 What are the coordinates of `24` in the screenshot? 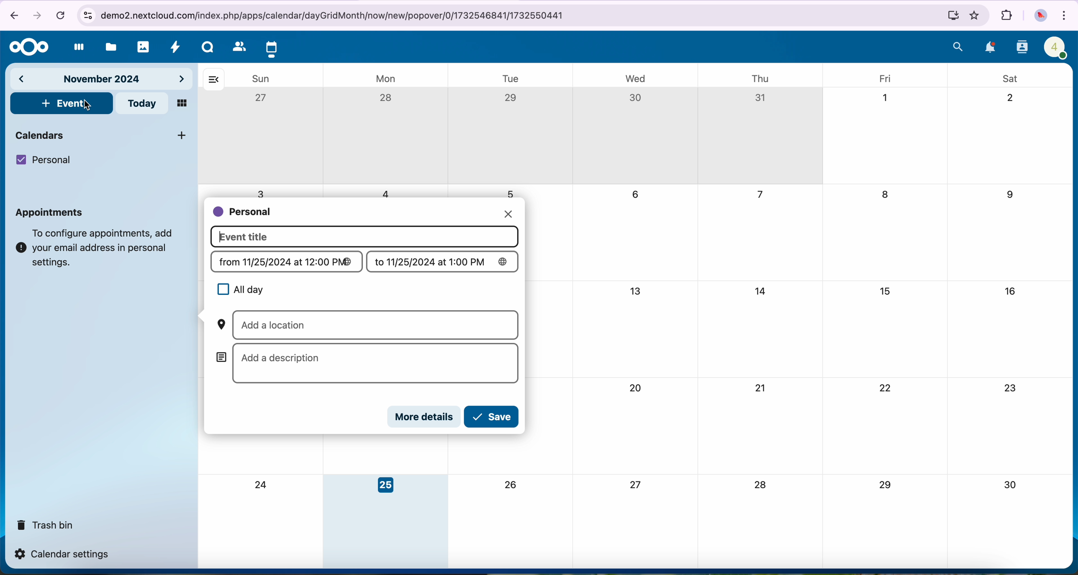 It's located at (263, 486).